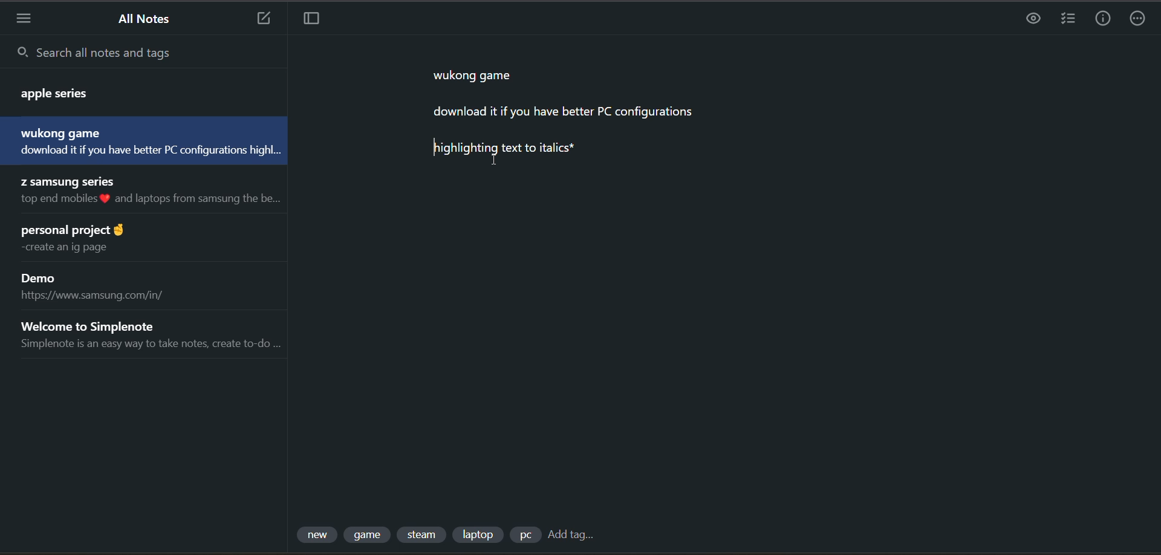 Image resolution: width=1161 pixels, height=555 pixels. What do you see at coordinates (1102, 19) in the screenshot?
I see `info` at bounding box center [1102, 19].